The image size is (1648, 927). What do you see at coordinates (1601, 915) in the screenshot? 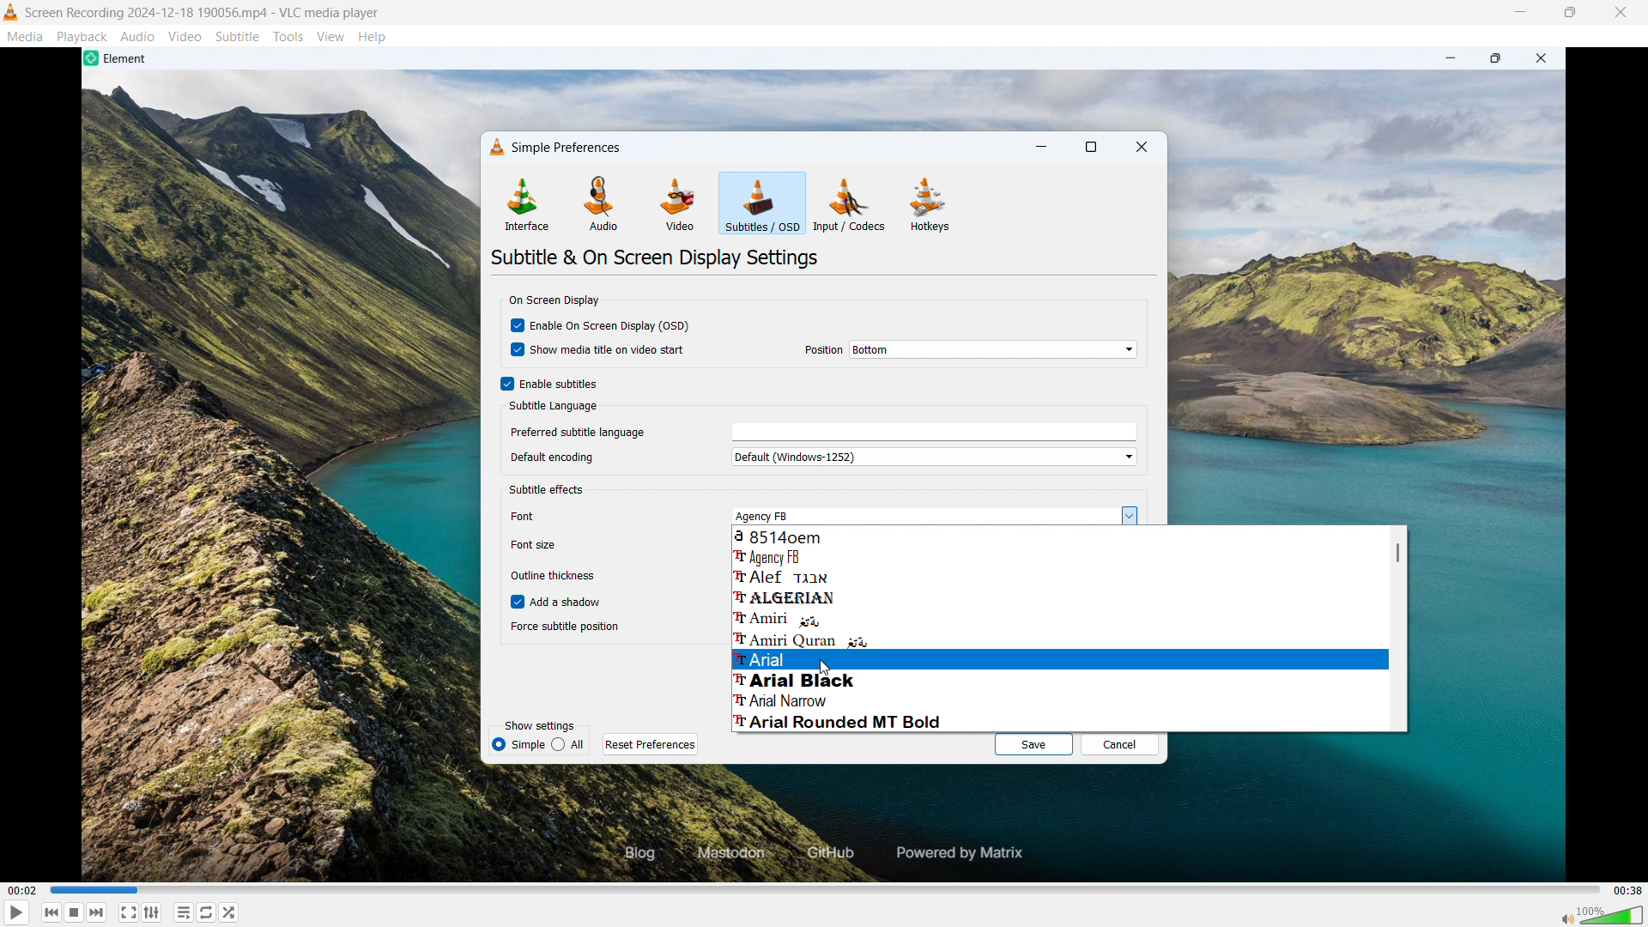
I see `sound bar` at bounding box center [1601, 915].